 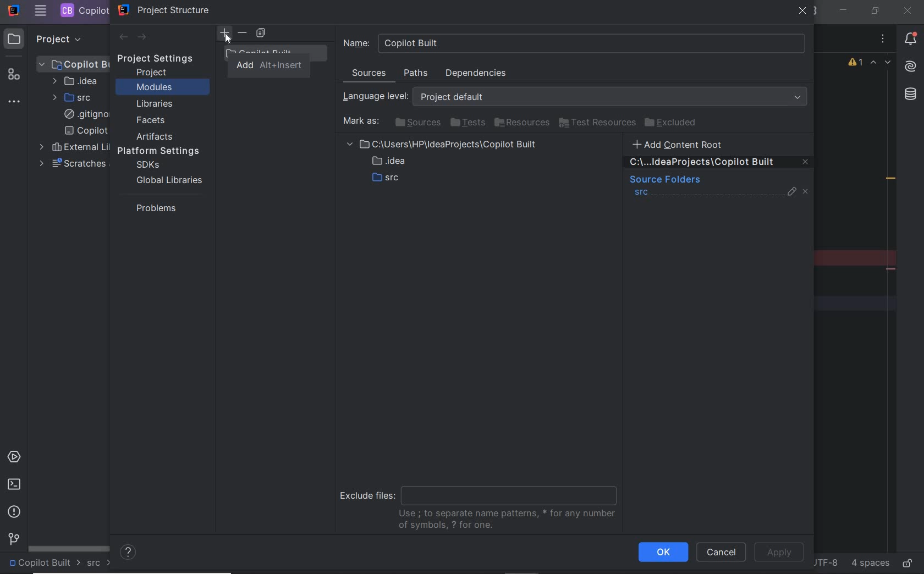 I want to click on edit properties, so click(x=793, y=194).